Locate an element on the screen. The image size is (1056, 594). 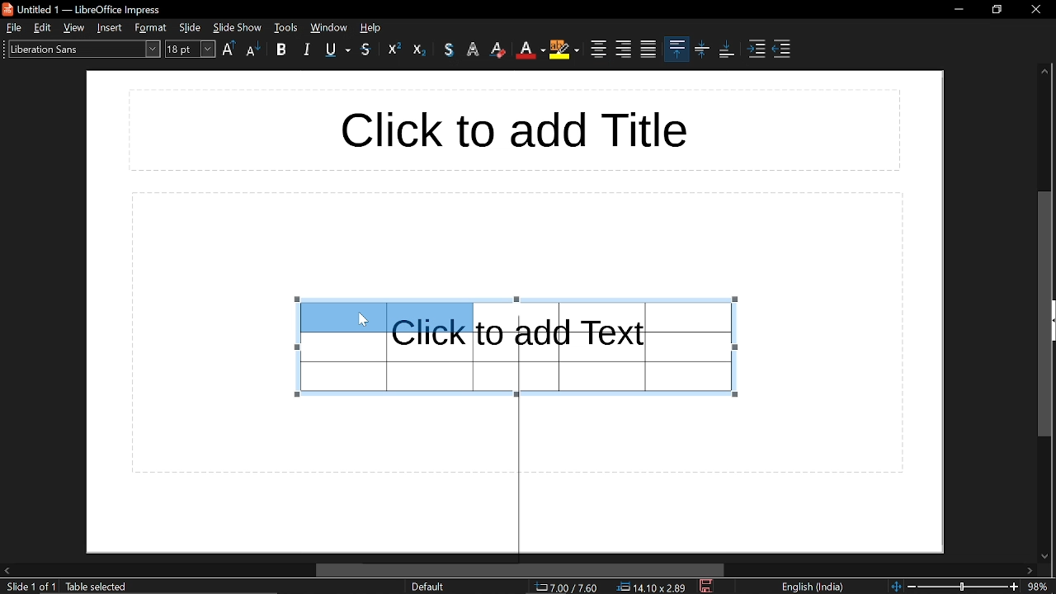
move down is located at coordinates (1046, 555).